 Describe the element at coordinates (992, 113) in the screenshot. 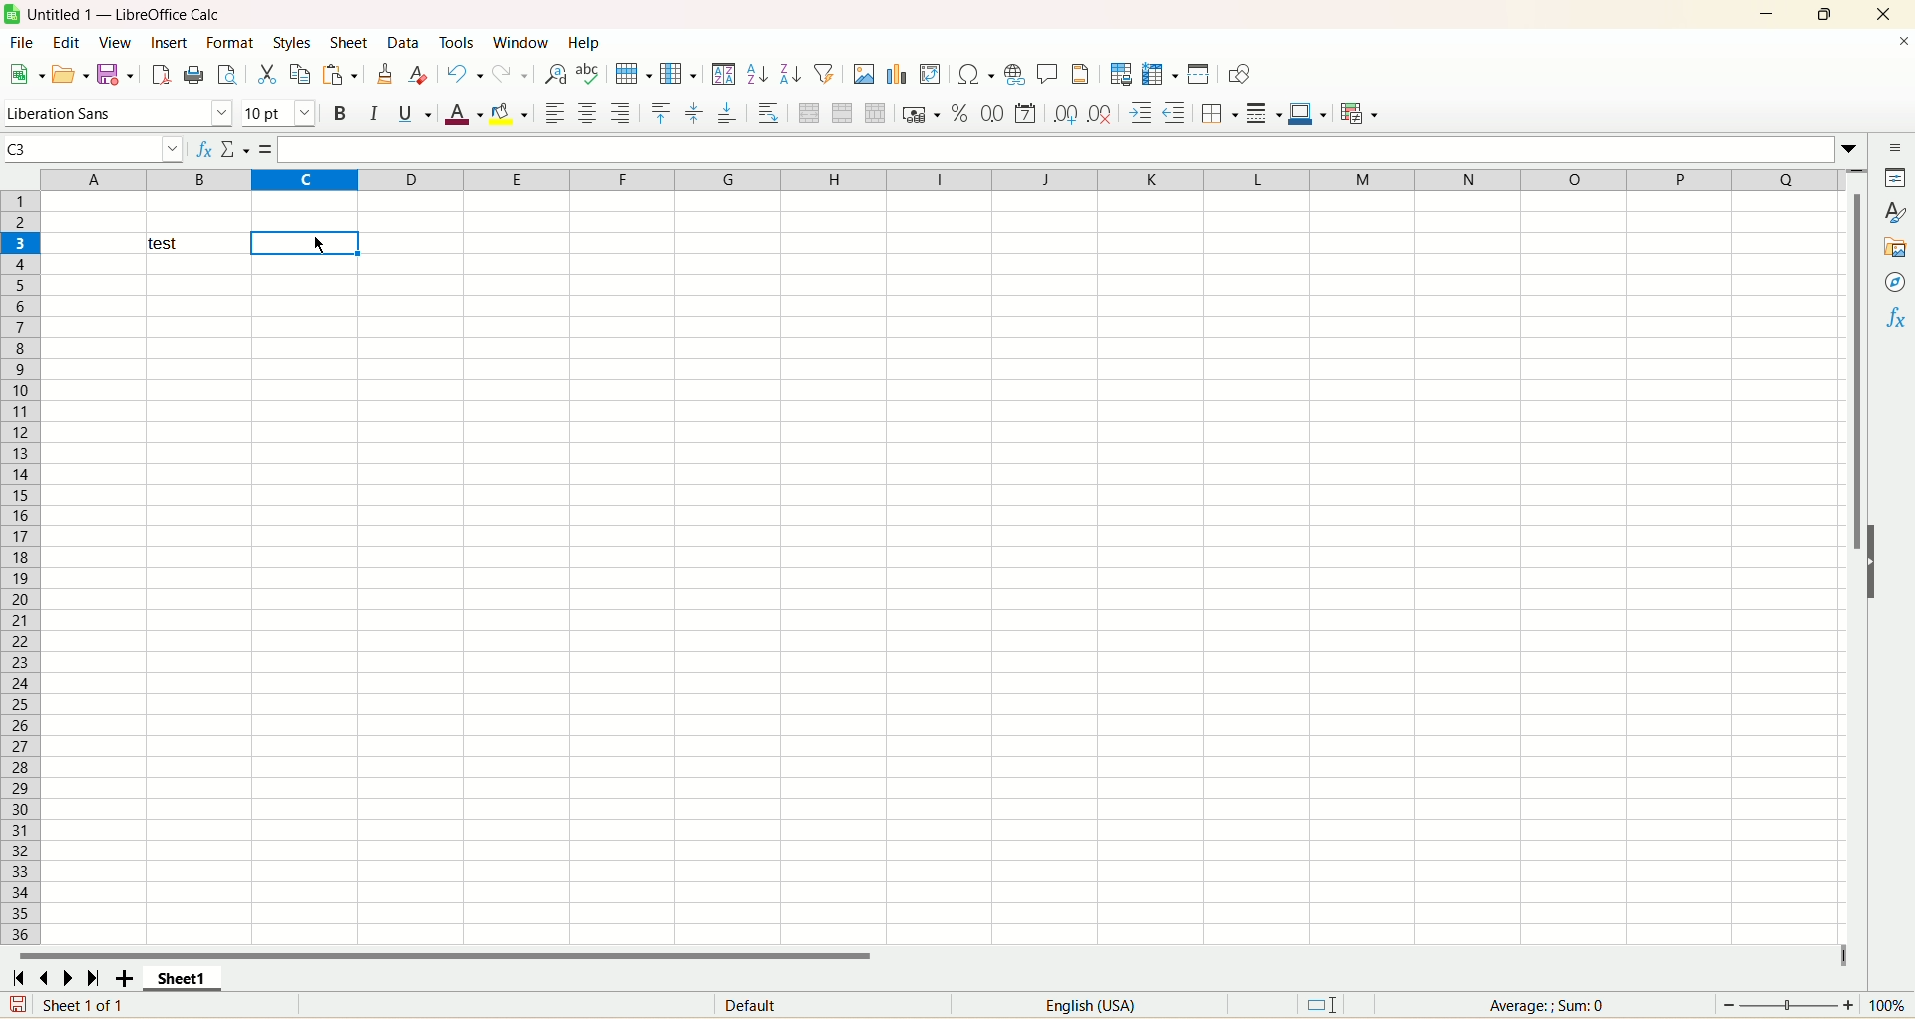

I see `format as number` at that location.